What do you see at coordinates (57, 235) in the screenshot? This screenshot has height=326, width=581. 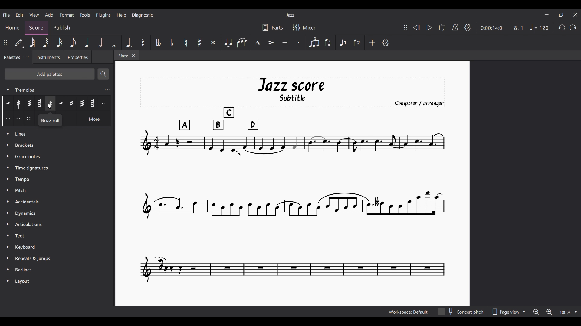 I see `Text` at bounding box center [57, 235].